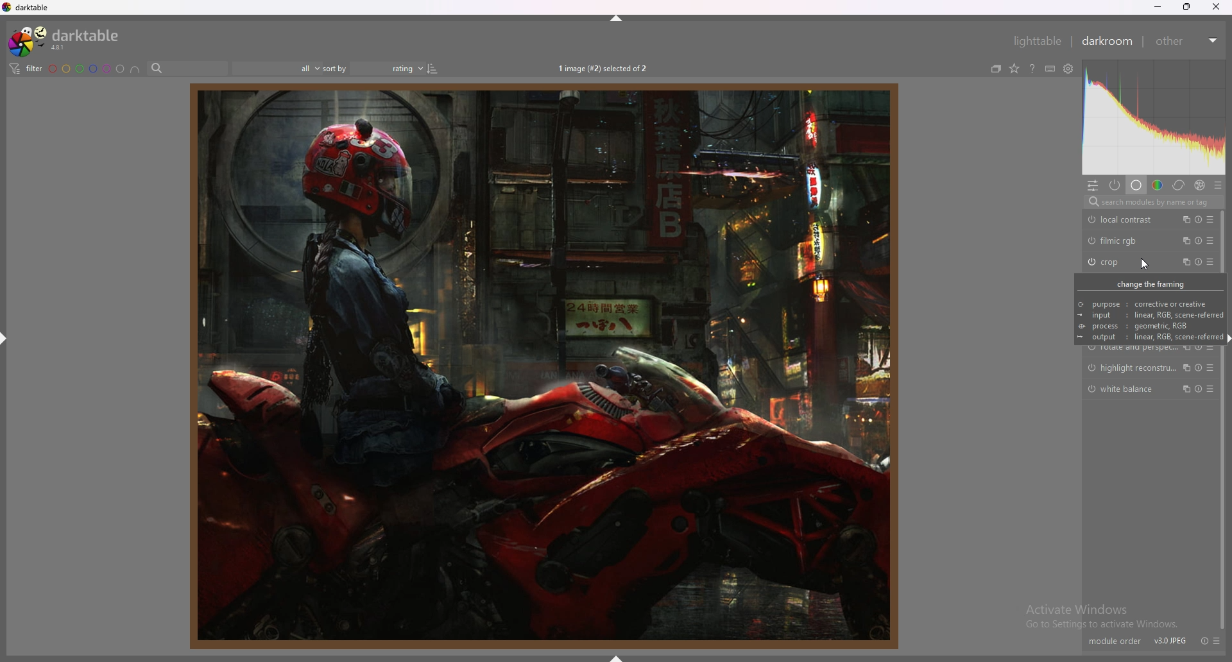  What do you see at coordinates (1199, 389) in the screenshot?
I see `reset` at bounding box center [1199, 389].